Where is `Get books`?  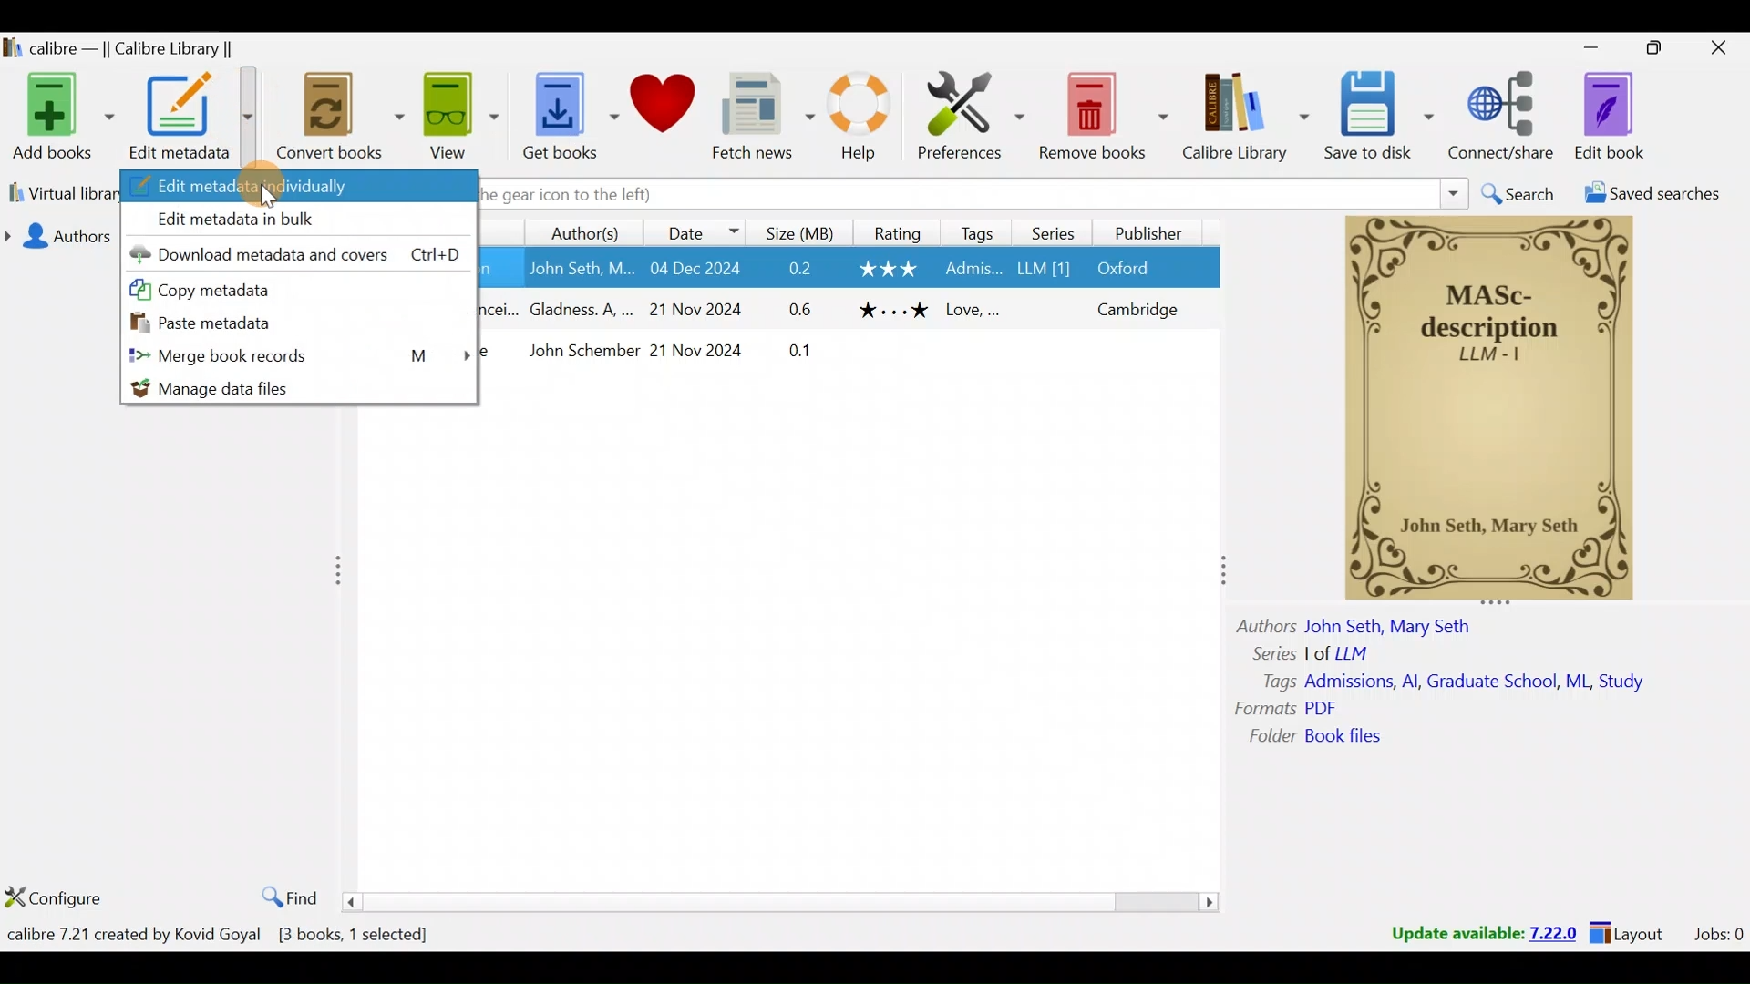 Get books is located at coordinates (570, 120).